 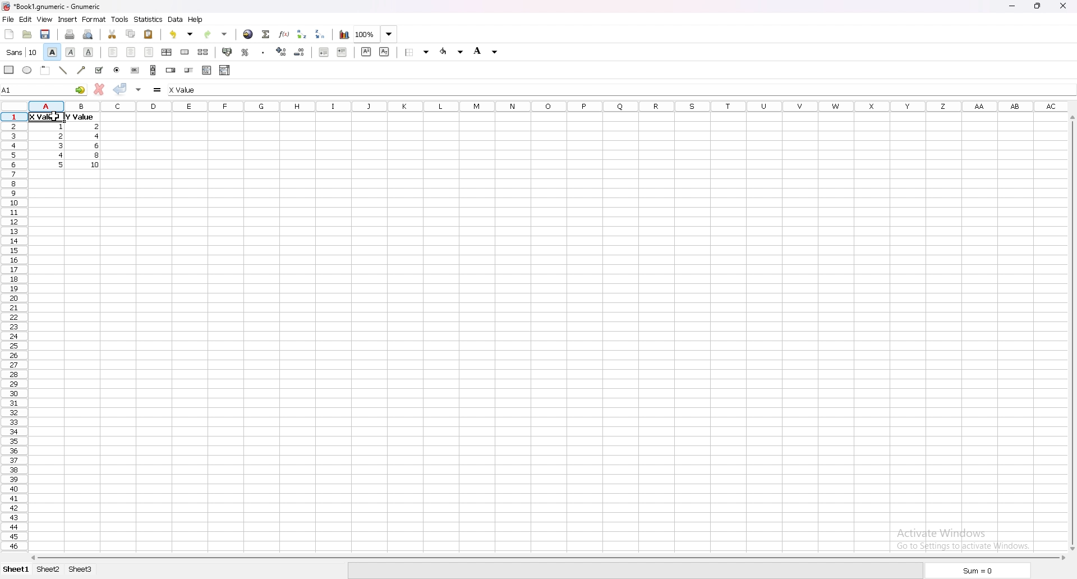 What do you see at coordinates (88, 52) in the screenshot?
I see `underline` at bounding box center [88, 52].